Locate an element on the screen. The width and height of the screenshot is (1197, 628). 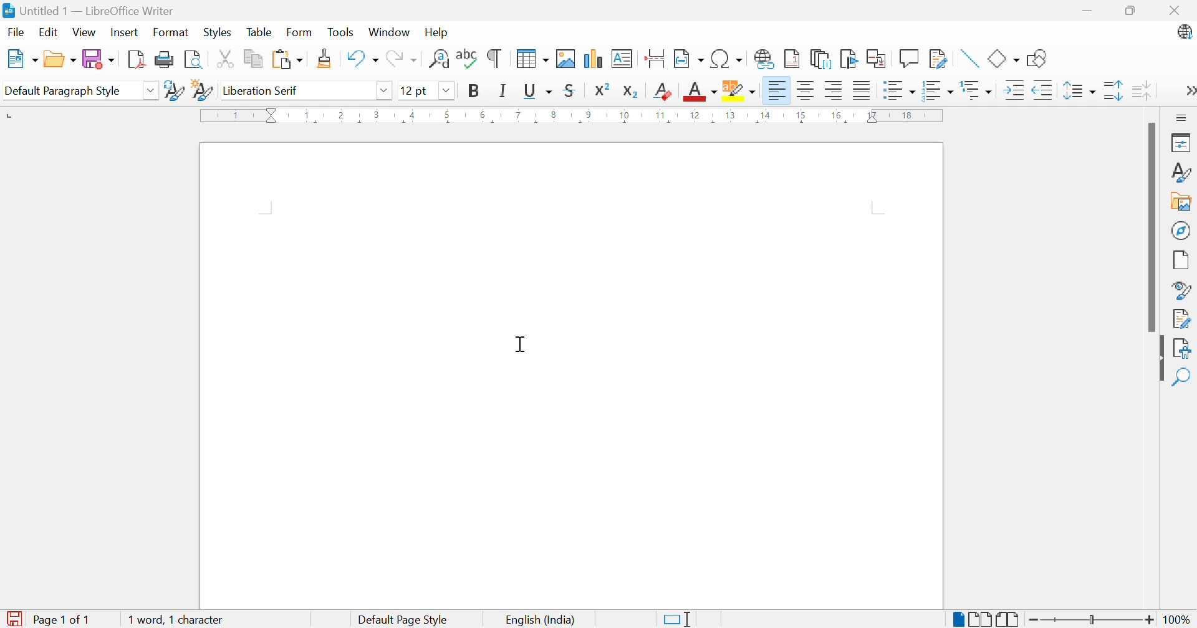
Insert chart is located at coordinates (591, 59).